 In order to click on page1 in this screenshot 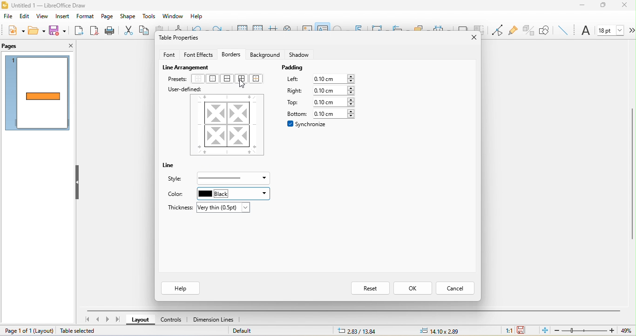, I will do `click(38, 94)`.